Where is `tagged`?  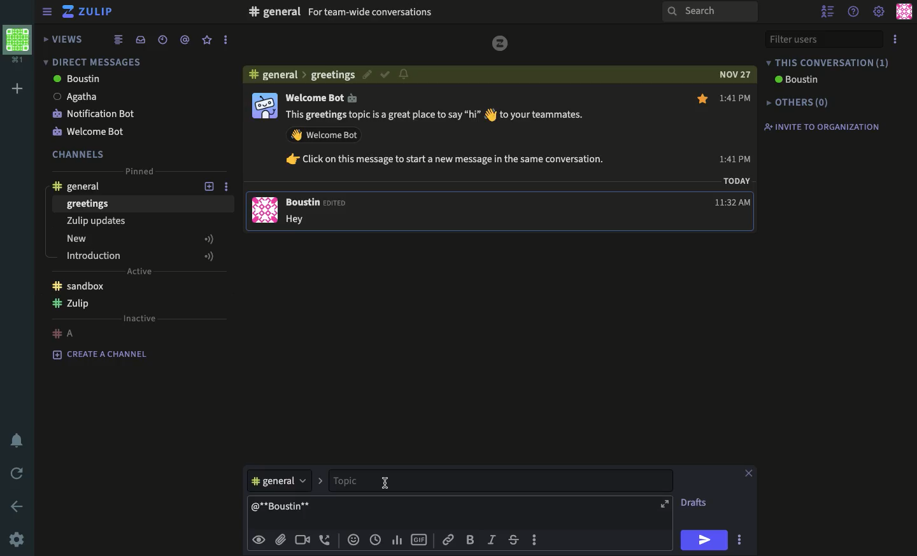 tagged is located at coordinates (184, 39).